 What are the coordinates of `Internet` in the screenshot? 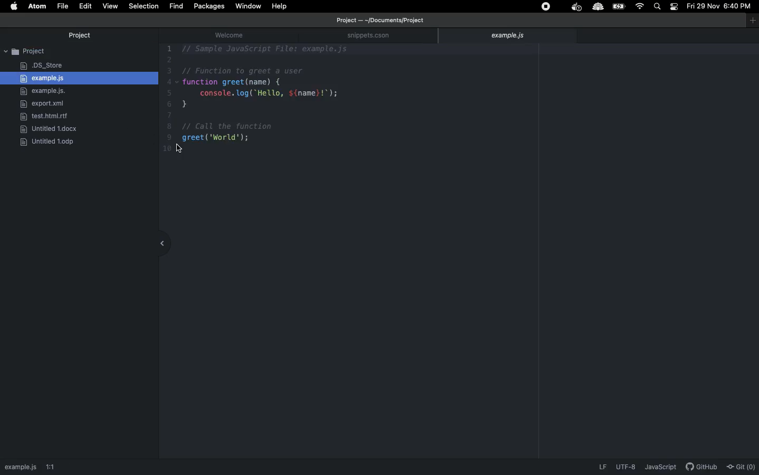 It's located at (640, 6).